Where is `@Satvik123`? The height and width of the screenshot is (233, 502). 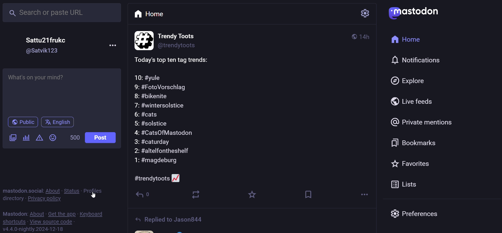 @Satvik123 is located at coordinates (43, 50).